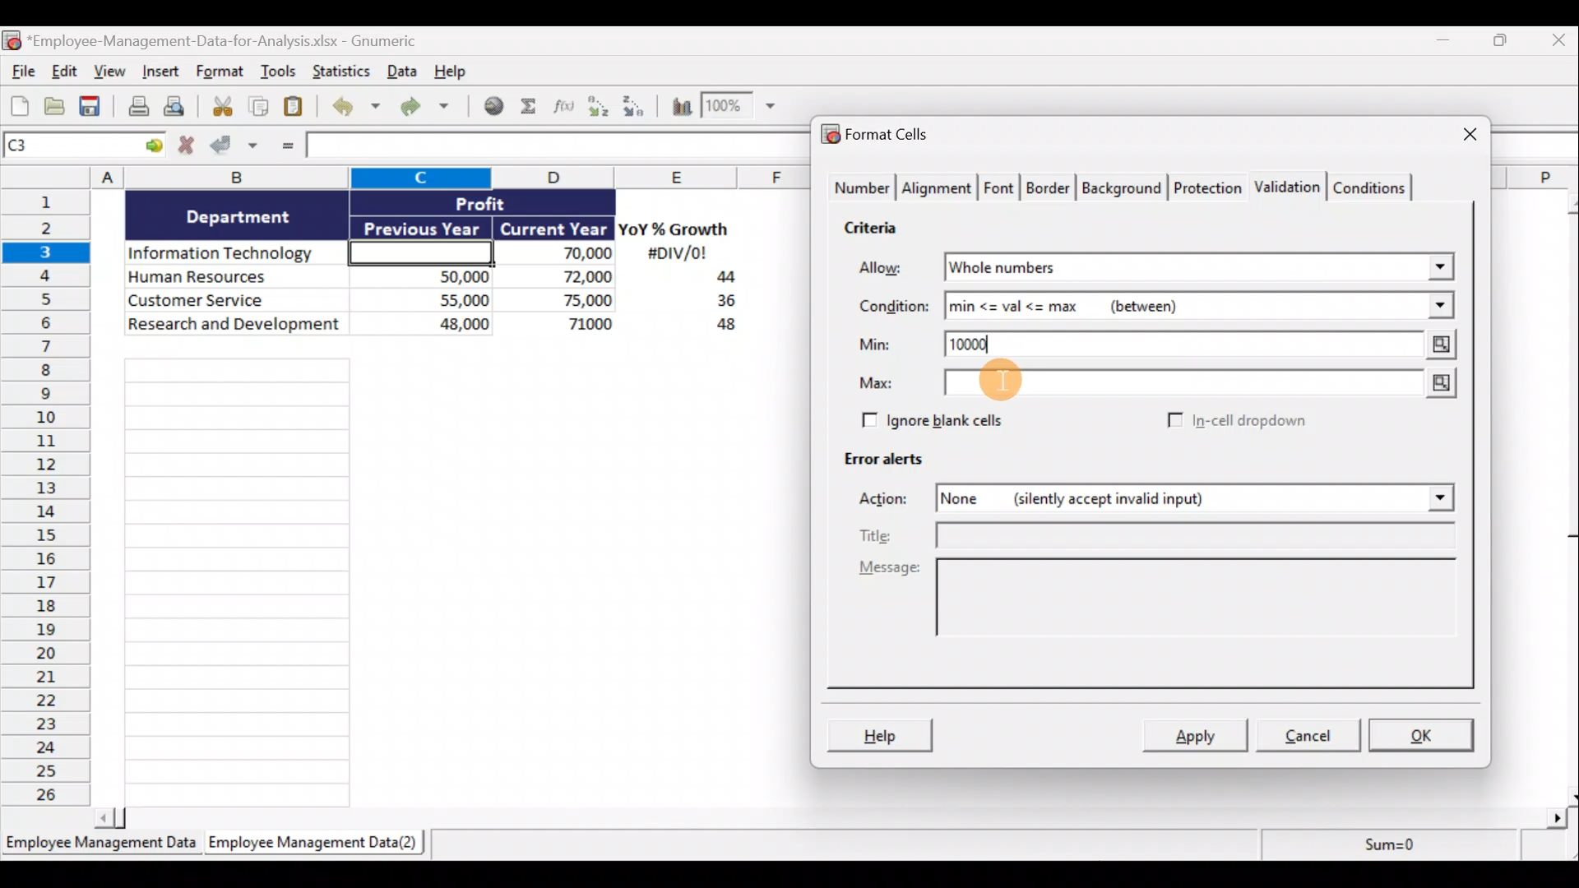  What do you see at coordinates (880, 136) in the screenshot?
I see `Format cells` at bounding box center [880, 136].